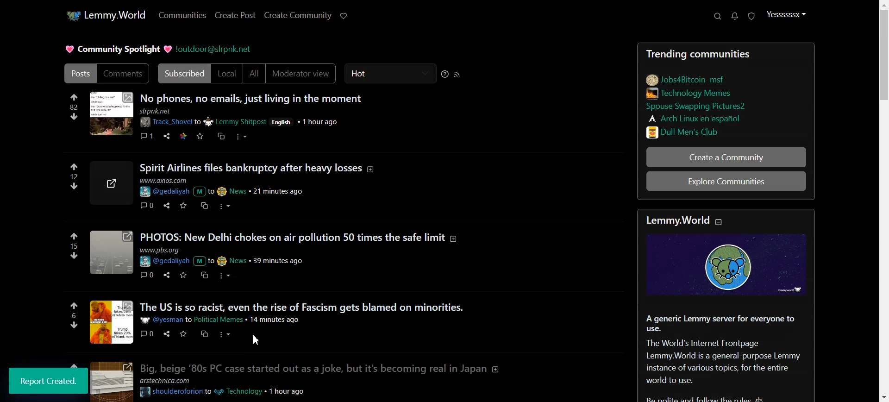 The height and width of the screenshot is (402, 889). I want to click on link, so click(709, 131).